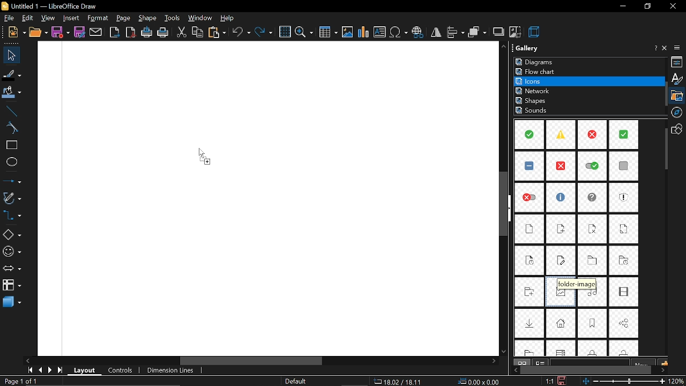  What do you see at coordinates (181, 33) in the screenshot?
I see `cut` at bounding box center [181, 33].